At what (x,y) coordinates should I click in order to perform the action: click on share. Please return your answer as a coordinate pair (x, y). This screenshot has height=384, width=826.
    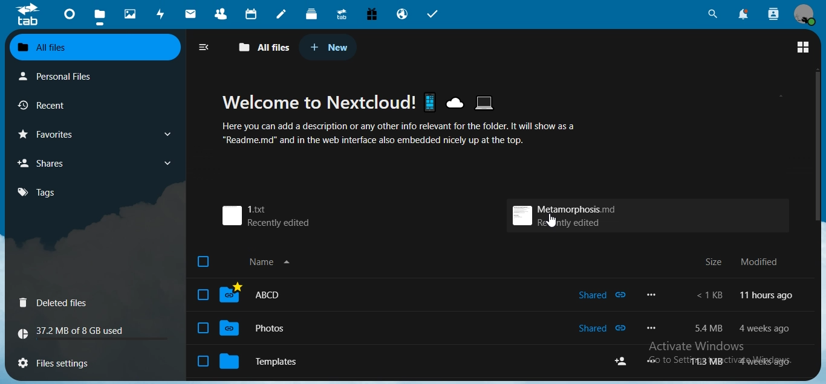
    Looking at the image, I should click on (619, 362).